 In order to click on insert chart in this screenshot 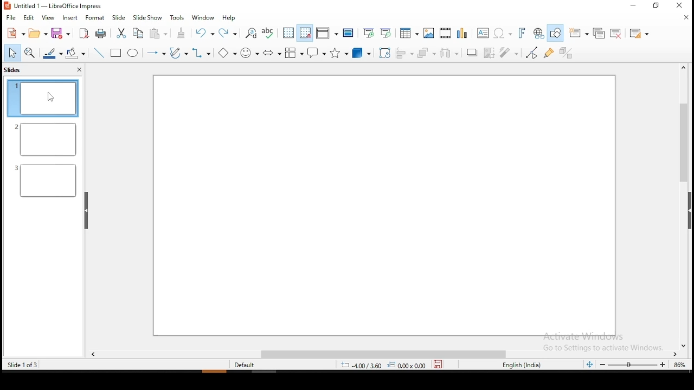, I will do `click(464, 32)`.